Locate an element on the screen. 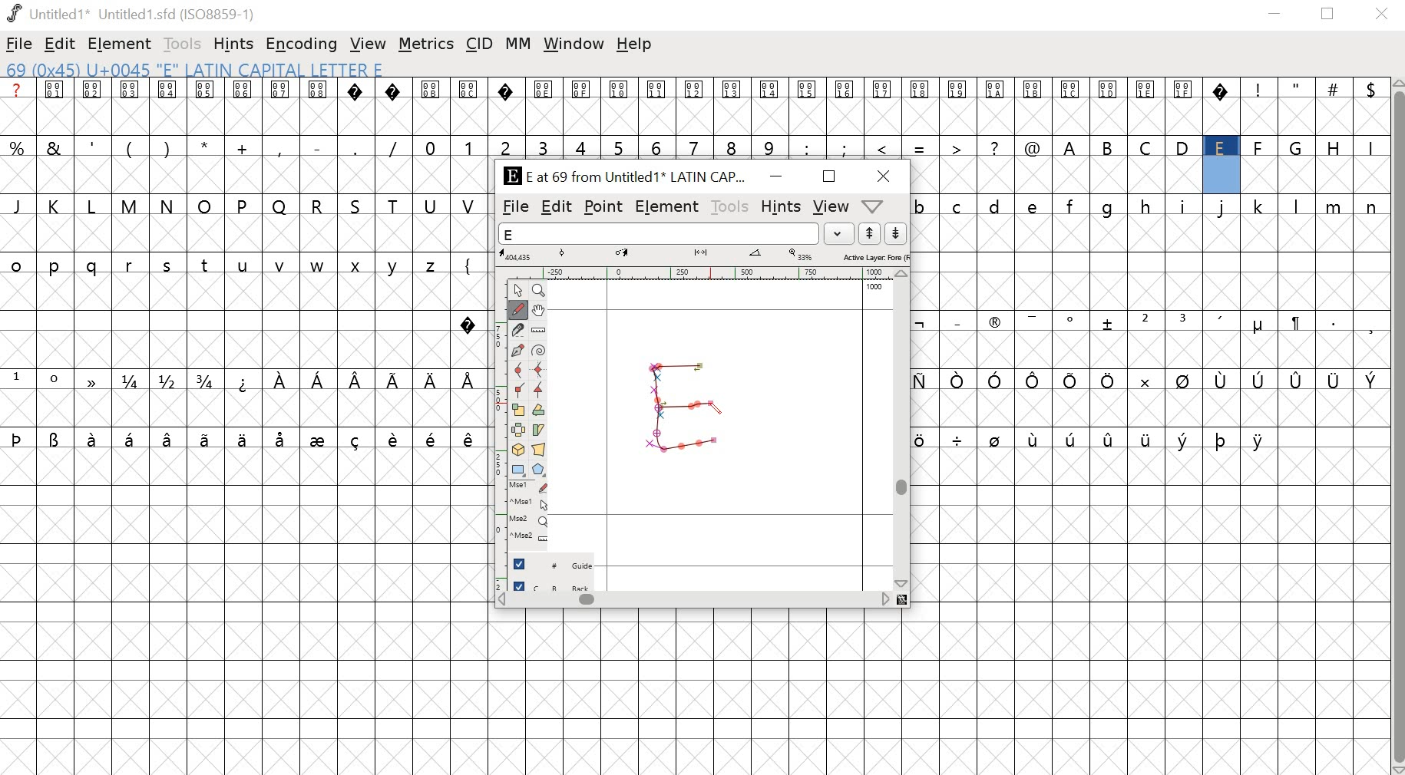 The width and height of the screenshot is (1405, 775). CID is located at coordinates (479, 45).